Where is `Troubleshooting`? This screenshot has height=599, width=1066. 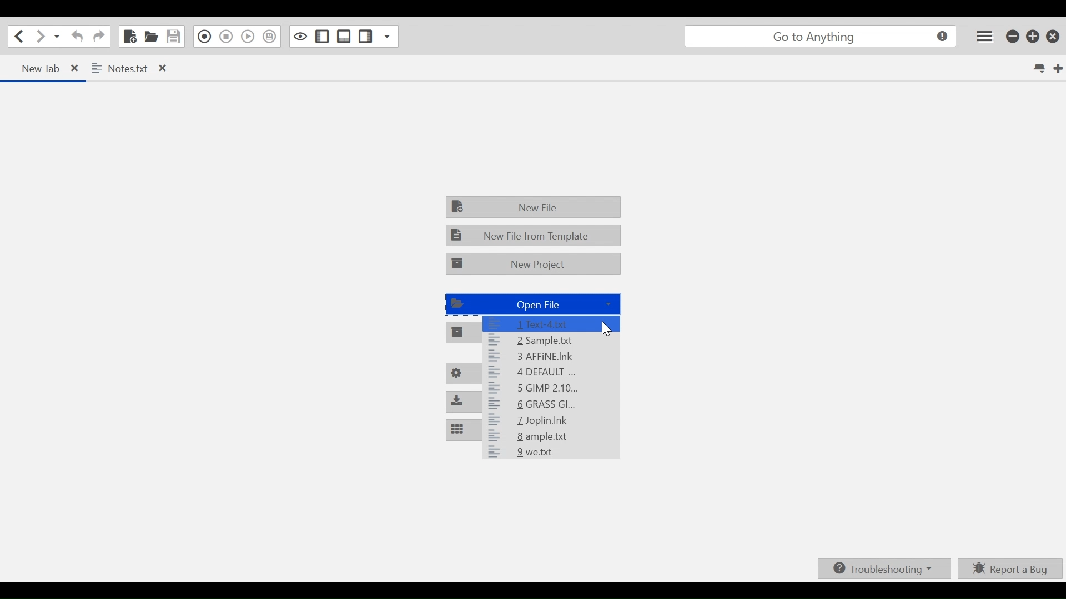
Troubleshooting is located at coordinates (882, 570).